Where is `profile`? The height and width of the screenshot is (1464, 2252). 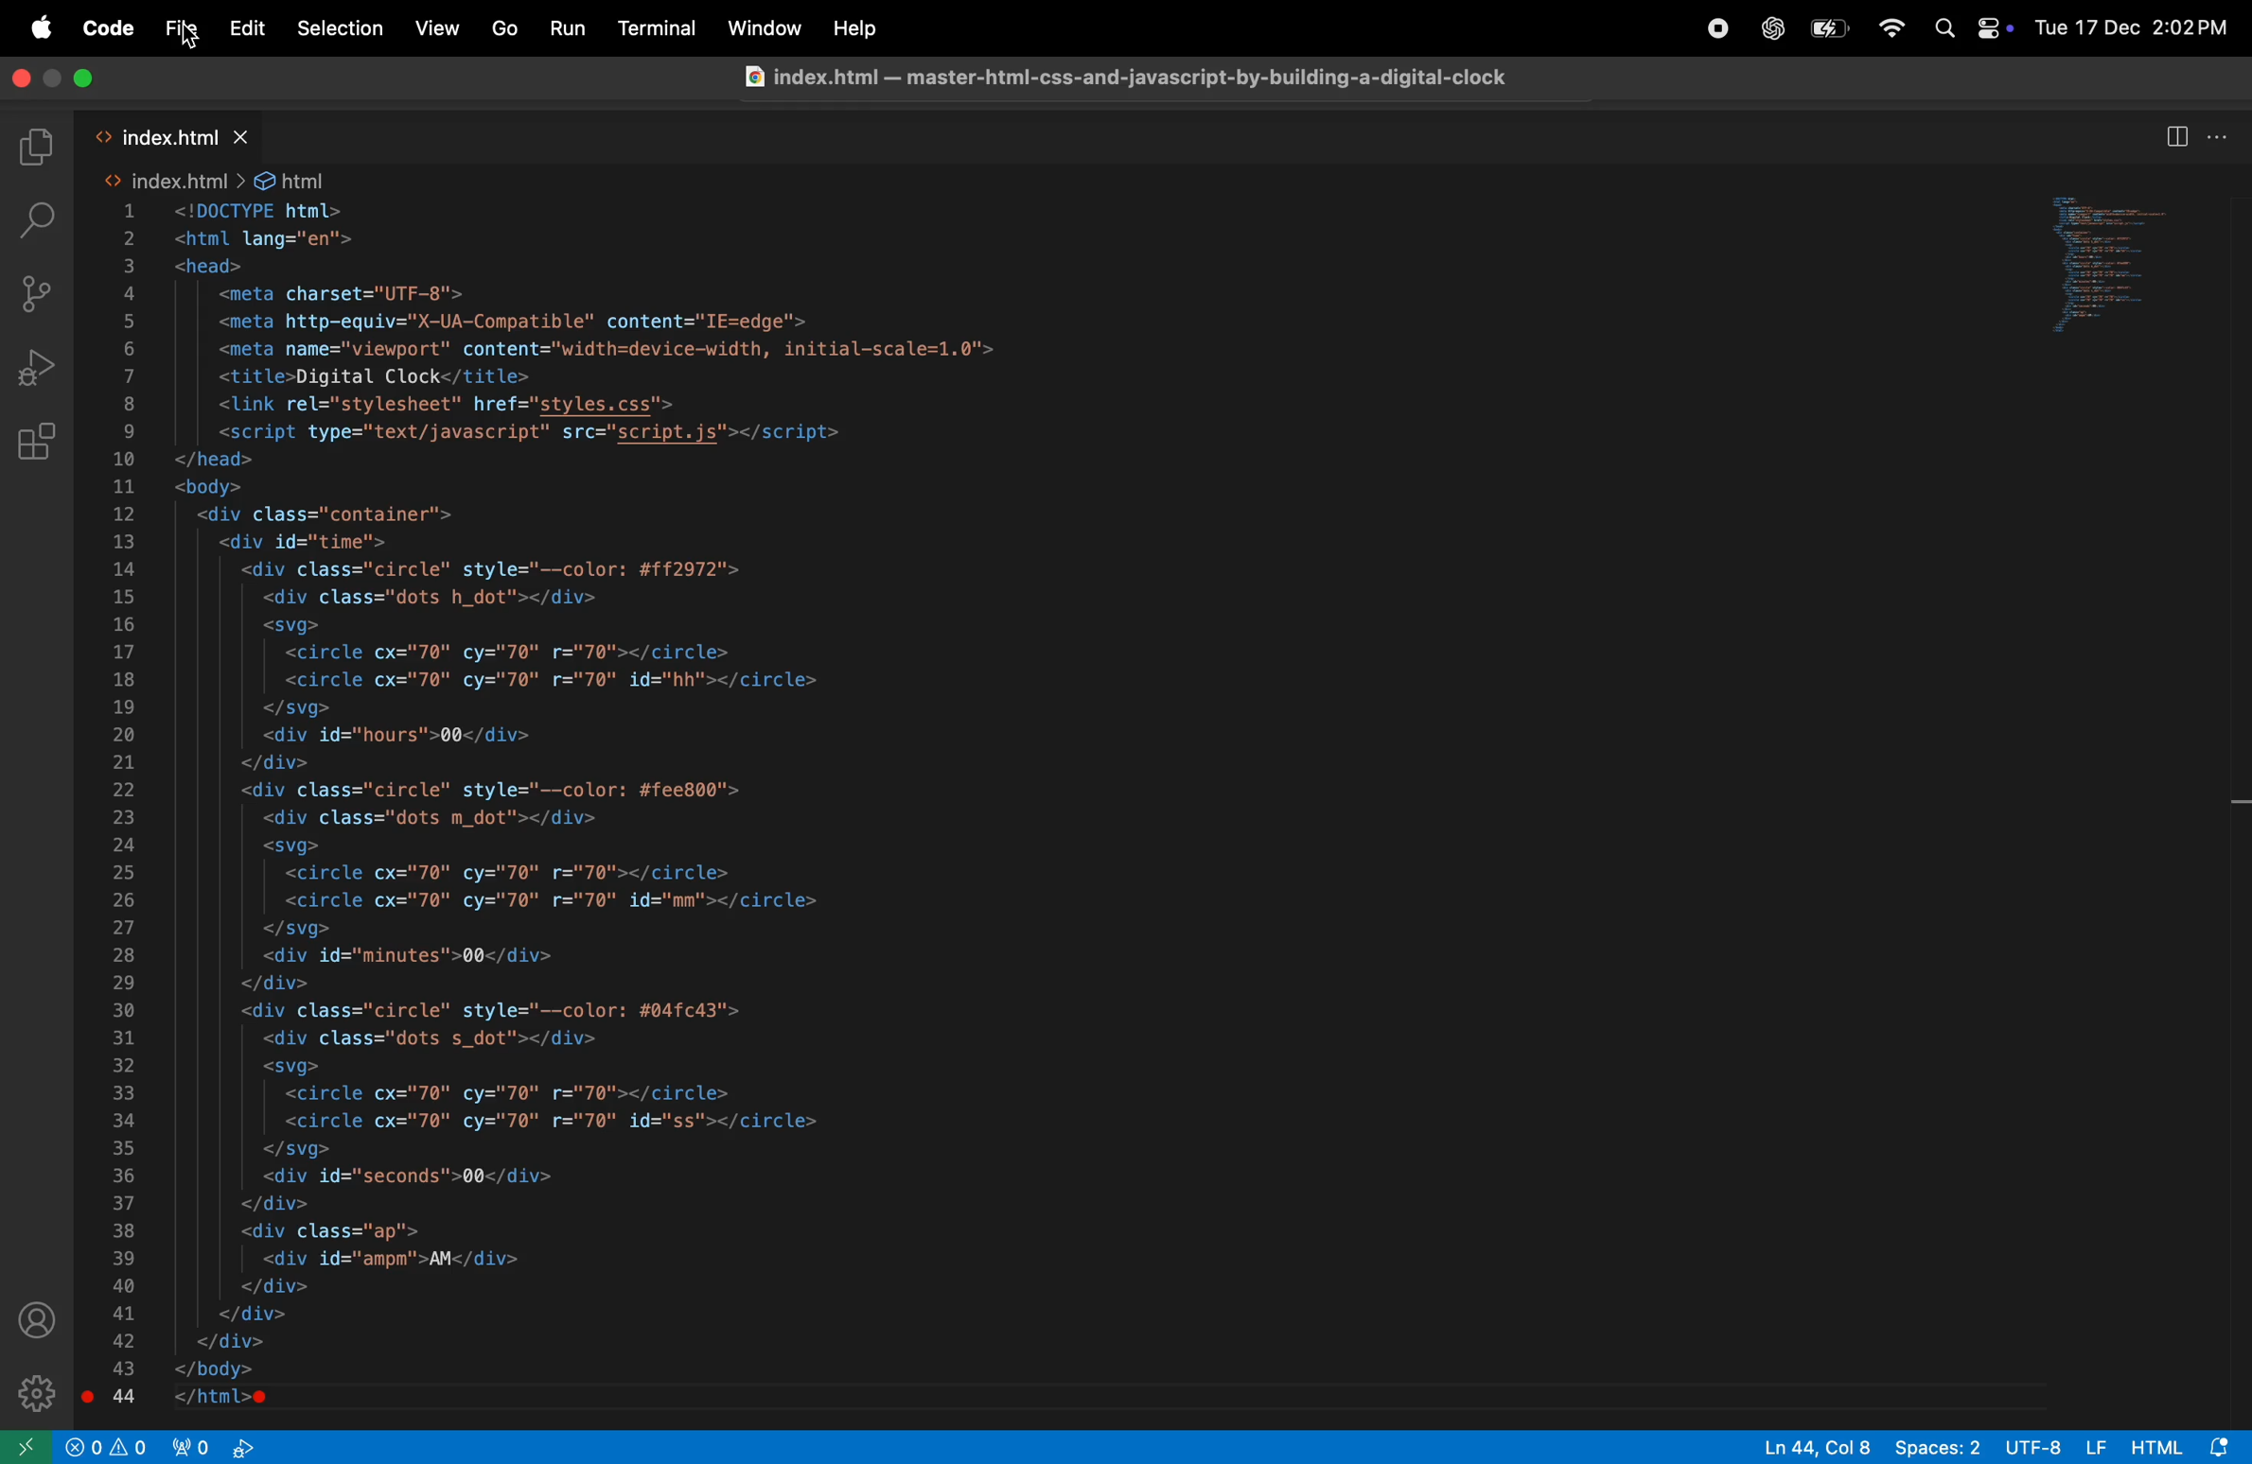 profile is located at coordinates (40, 1322).